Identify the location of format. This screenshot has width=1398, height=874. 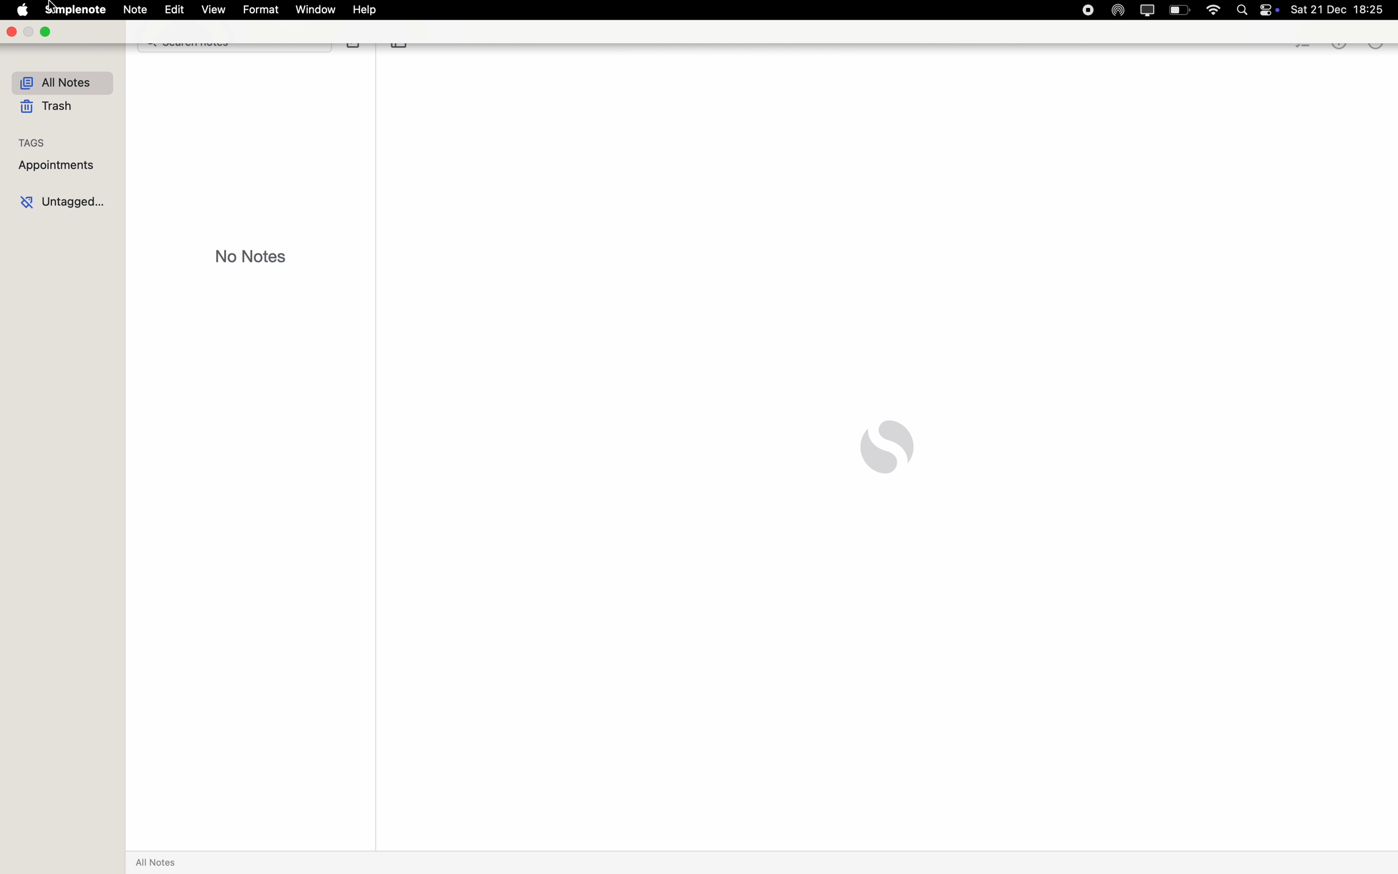
(263, 10).